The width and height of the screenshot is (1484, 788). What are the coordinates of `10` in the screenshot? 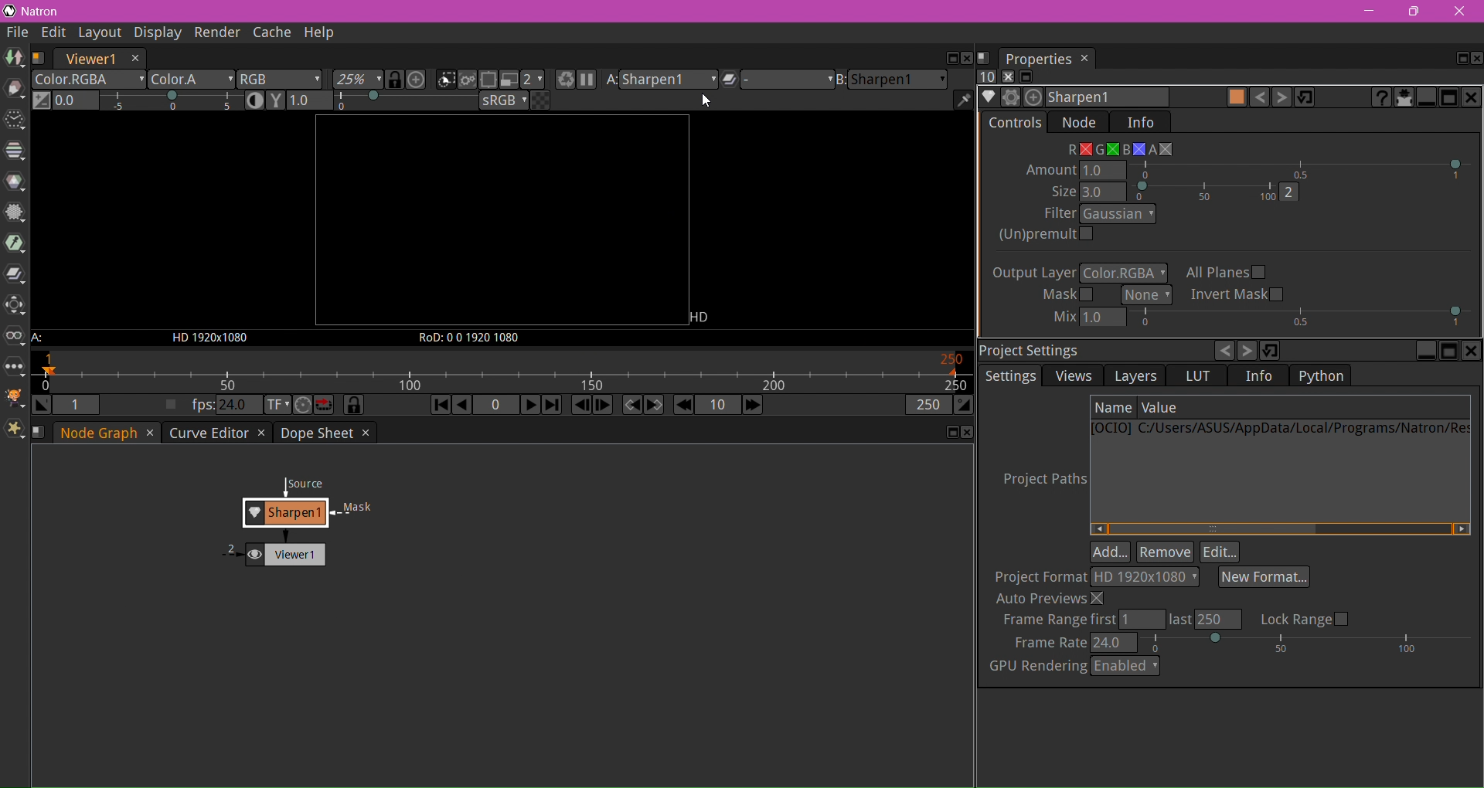 It's located at (987, 77).